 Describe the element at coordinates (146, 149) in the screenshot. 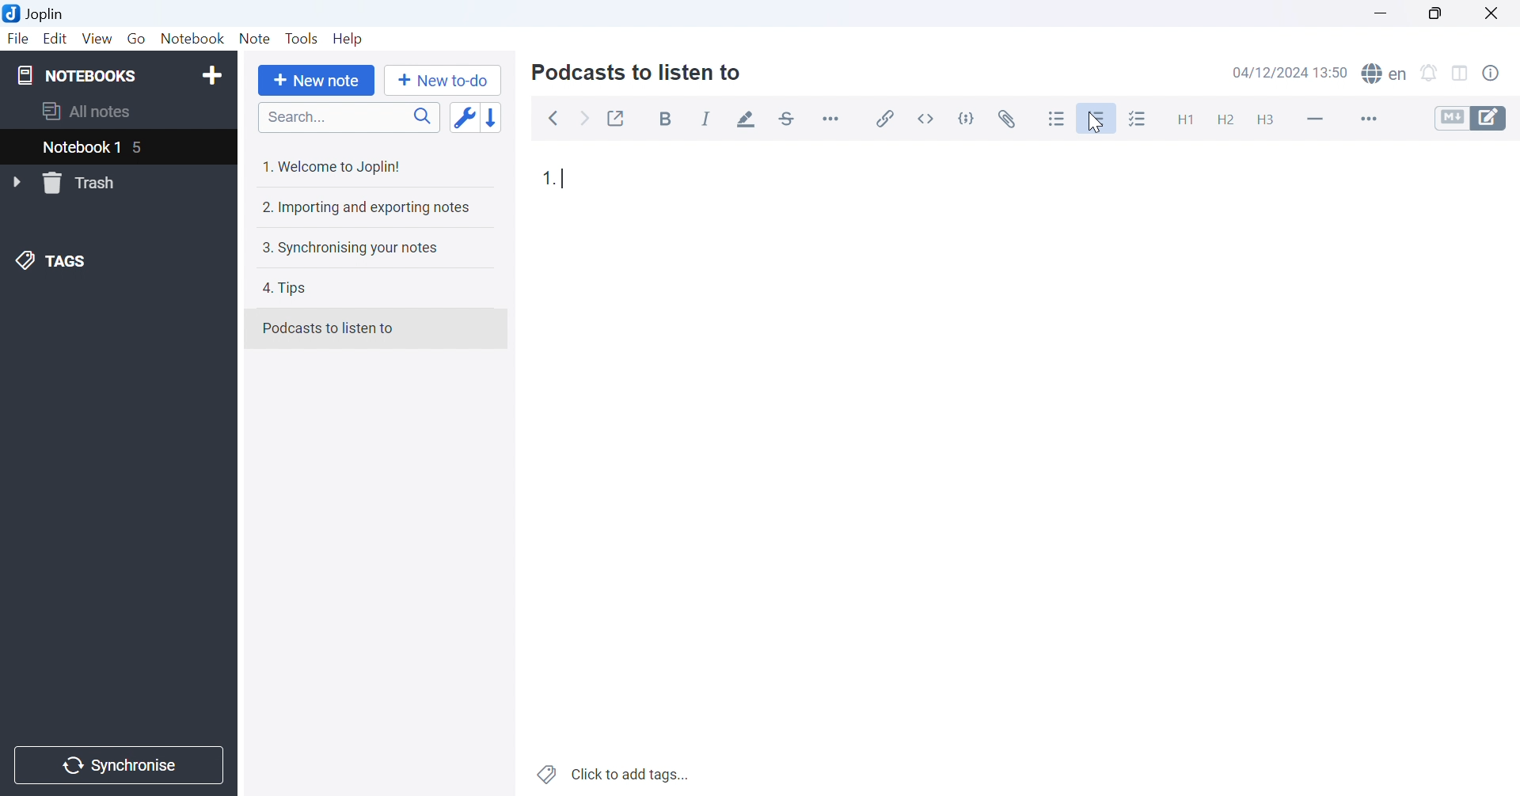

I see `5` at that location.